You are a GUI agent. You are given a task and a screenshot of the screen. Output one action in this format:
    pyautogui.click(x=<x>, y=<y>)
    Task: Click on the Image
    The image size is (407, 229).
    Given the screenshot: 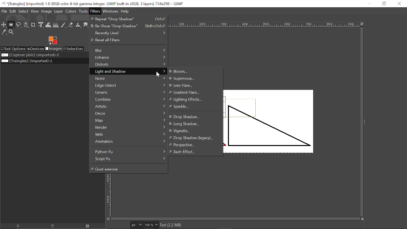 What is the action you would take?
    pyautogui.click(x=46, y=11)
    